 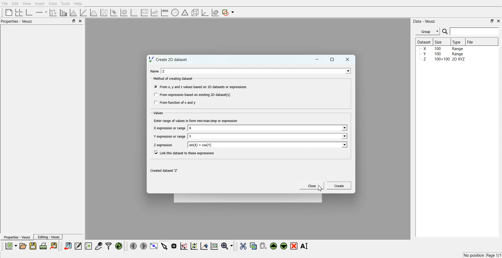 I want to click on Enter name, so click(x=268, y=145).